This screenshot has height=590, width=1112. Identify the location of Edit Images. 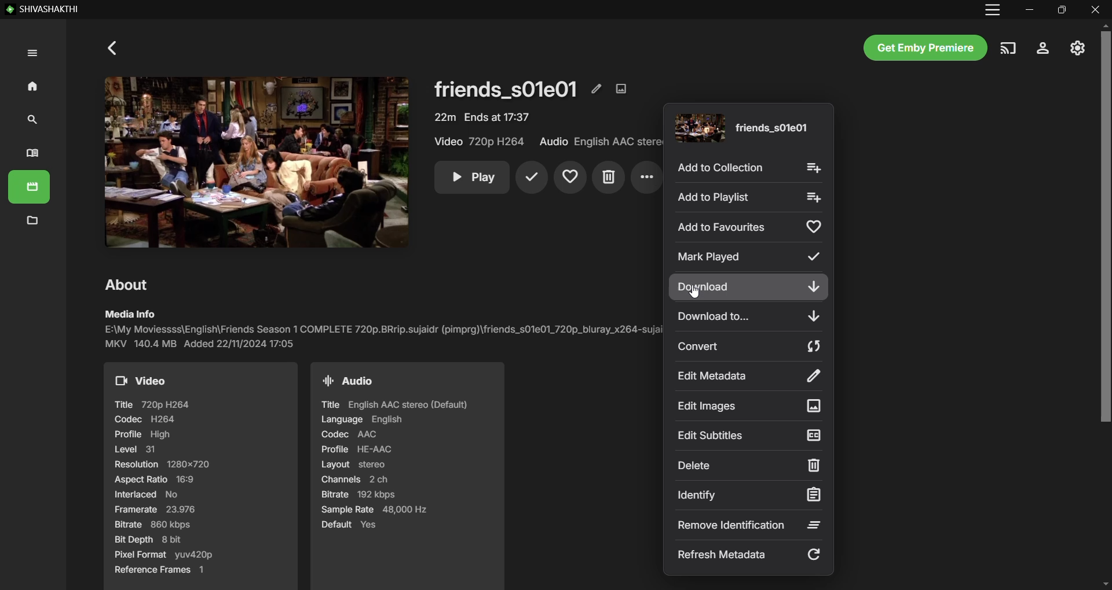
(749, 406).